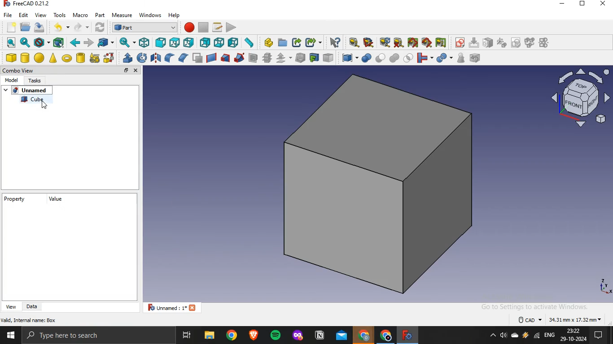  Describe the element at coordinates (136, 71) in the screenshot. I see `close` at that location.